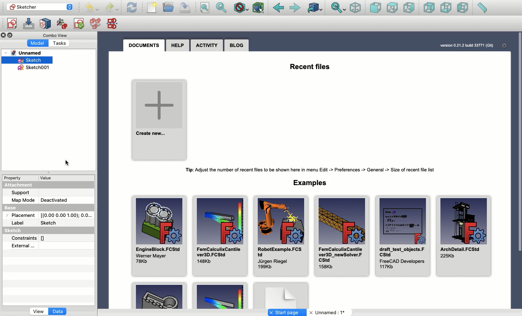 The width and height of the screenshot is (522, 316). I want to click on Fit all, so click(204, 8).